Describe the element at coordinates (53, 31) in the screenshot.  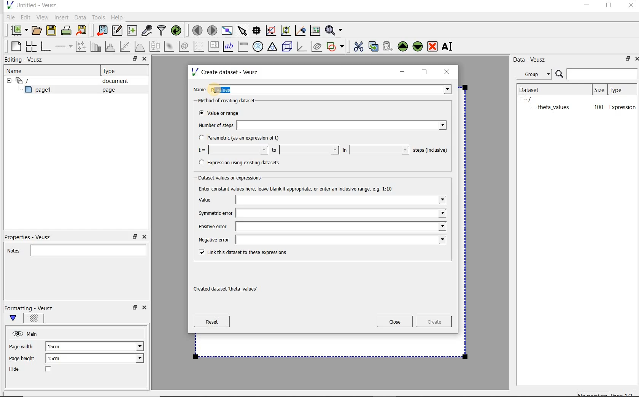
I see `save the document` at that location.